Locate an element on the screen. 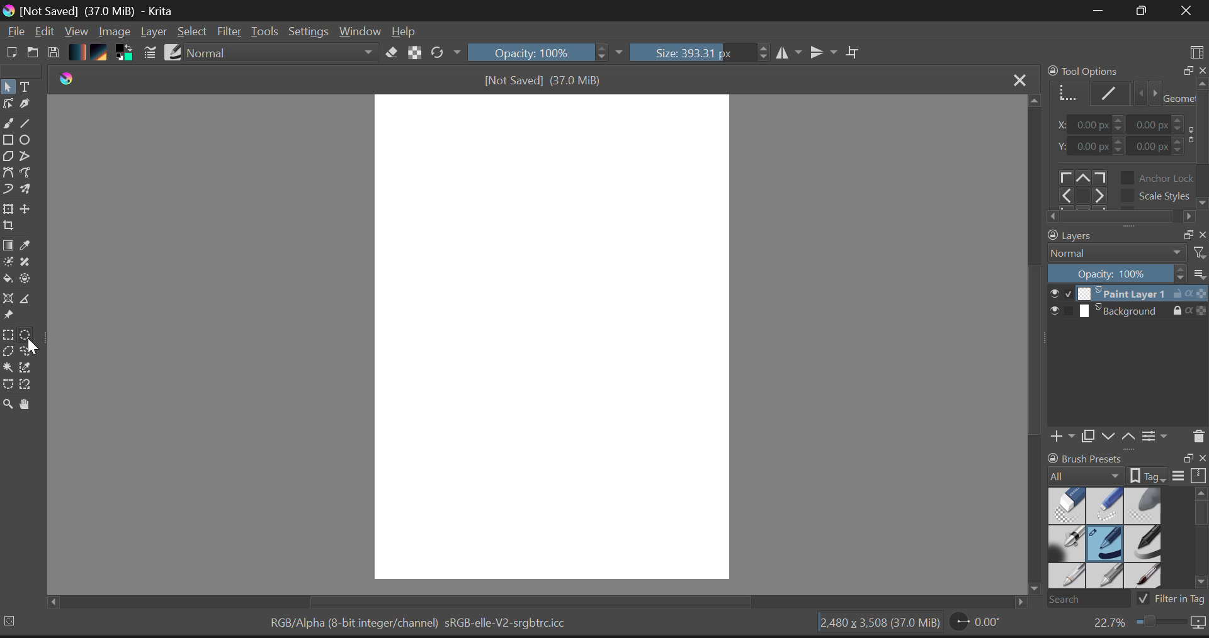 This screenshot has width=1209, height=638. Rectangle Selection is located at coordinates (8, 336).